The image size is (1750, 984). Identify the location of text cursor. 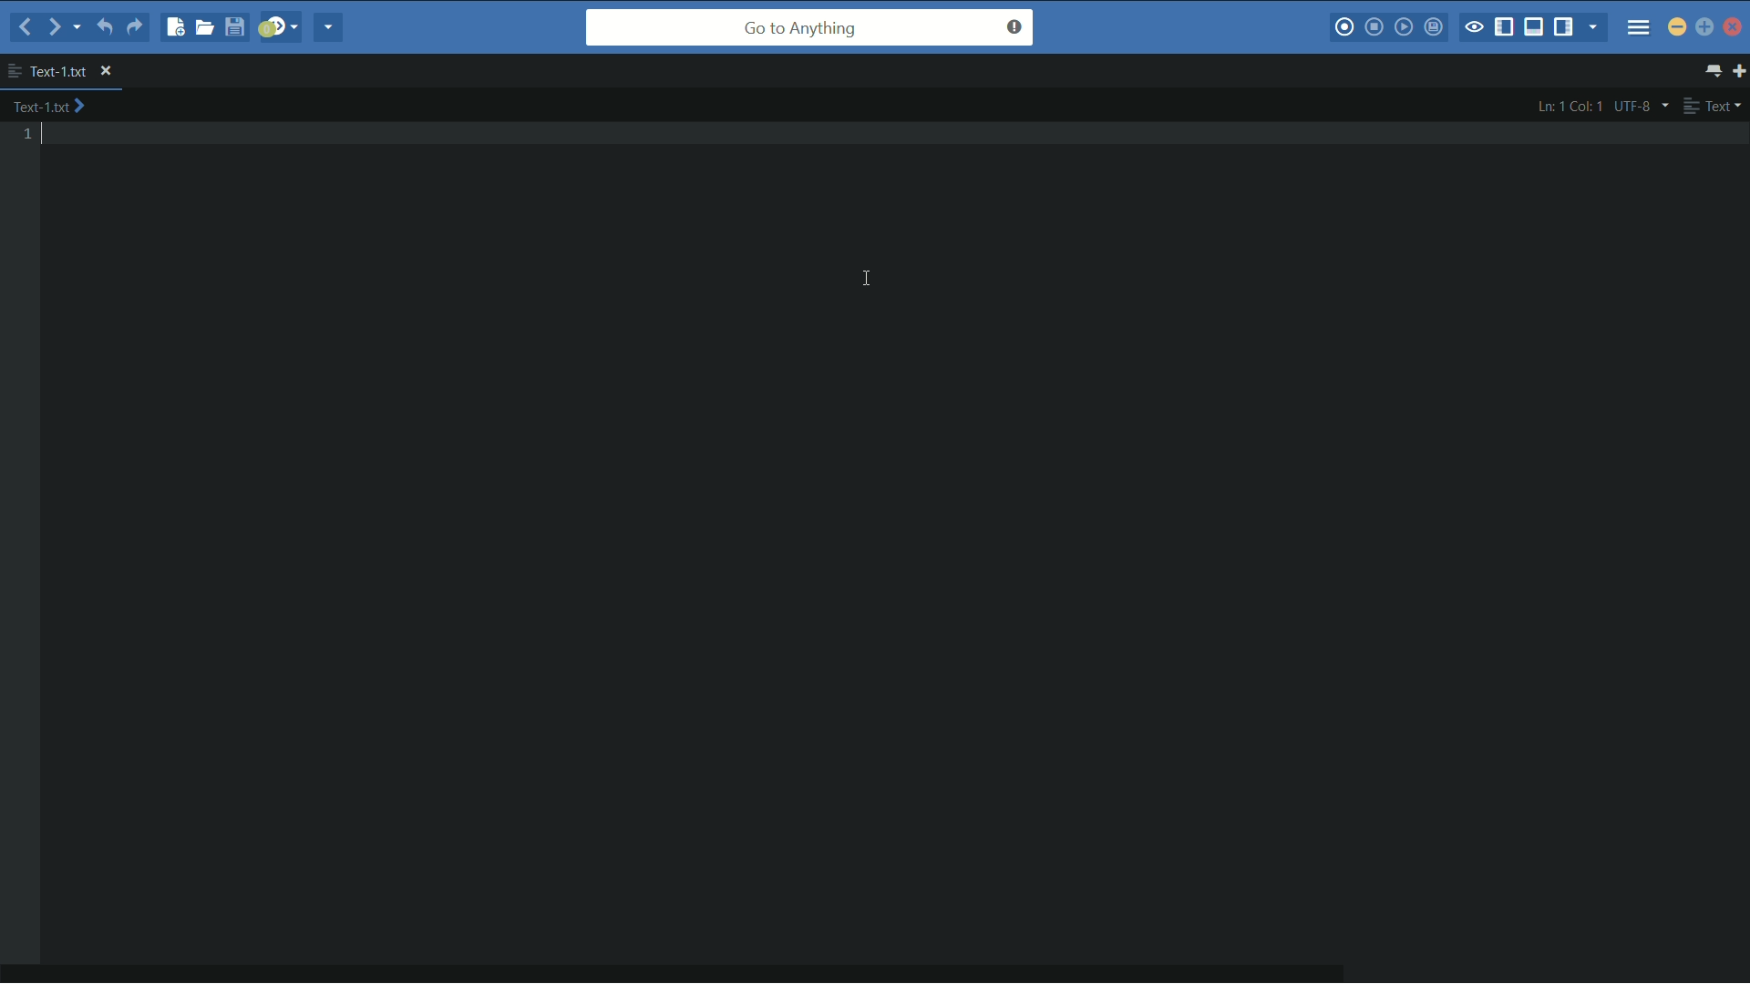
(870, 281).